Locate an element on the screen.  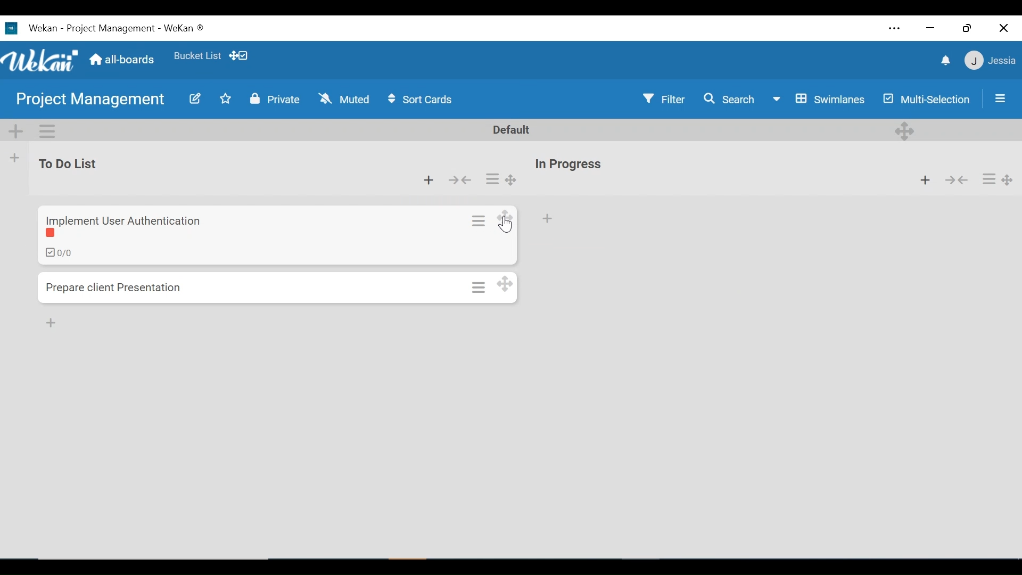
Checklist is located at coordinates (58, 250).